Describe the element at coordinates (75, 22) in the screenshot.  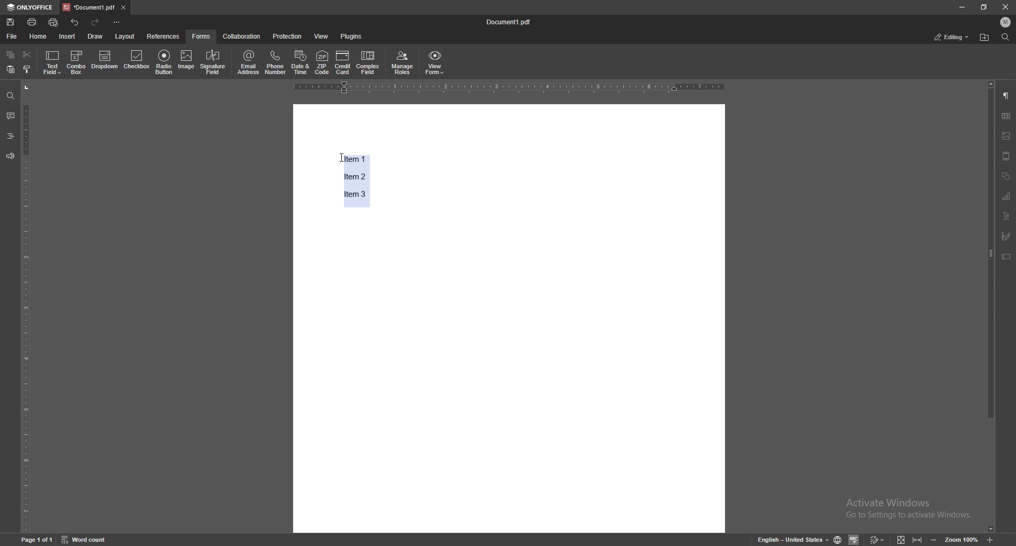
I see `undo` at that location.